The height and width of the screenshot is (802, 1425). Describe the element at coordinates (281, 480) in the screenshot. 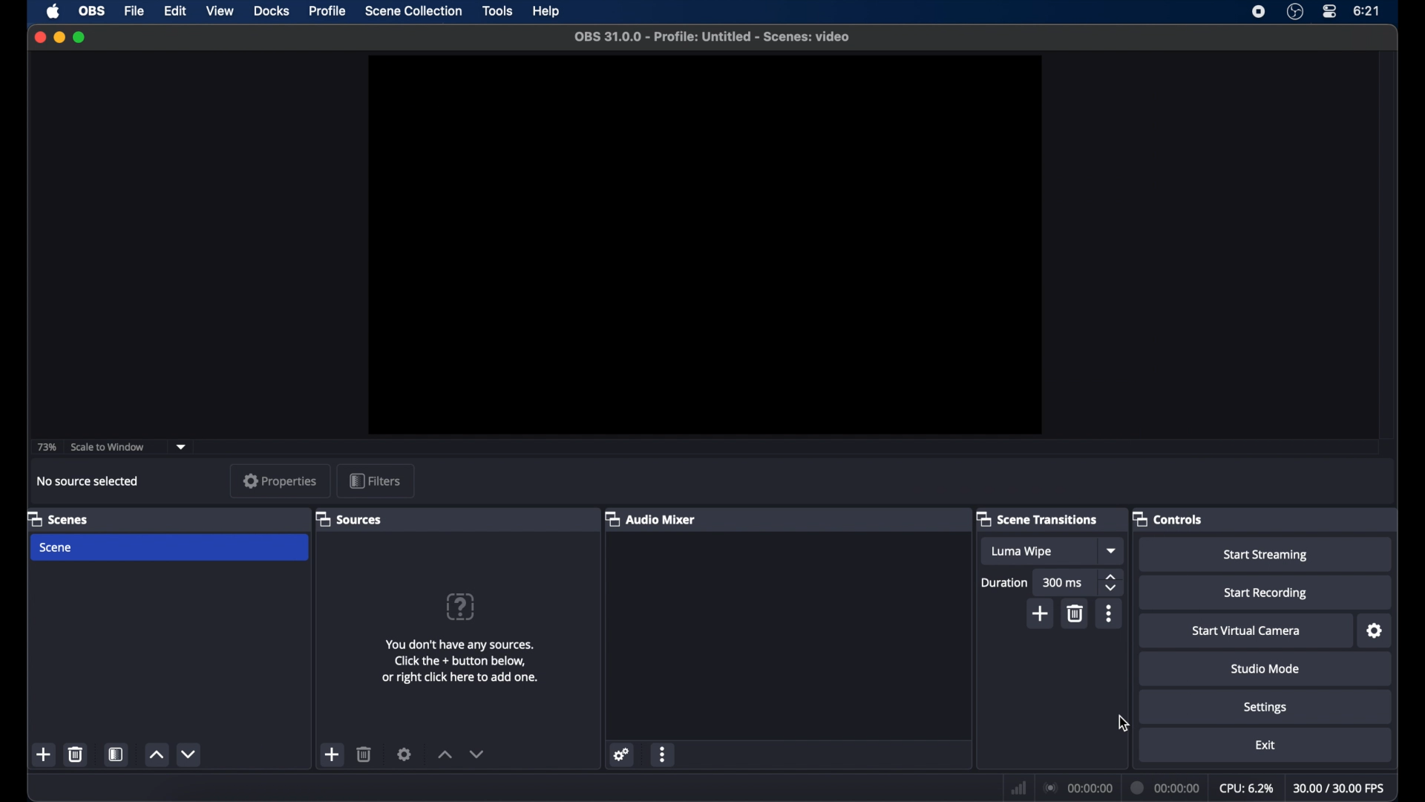

I see `properties` at that location.